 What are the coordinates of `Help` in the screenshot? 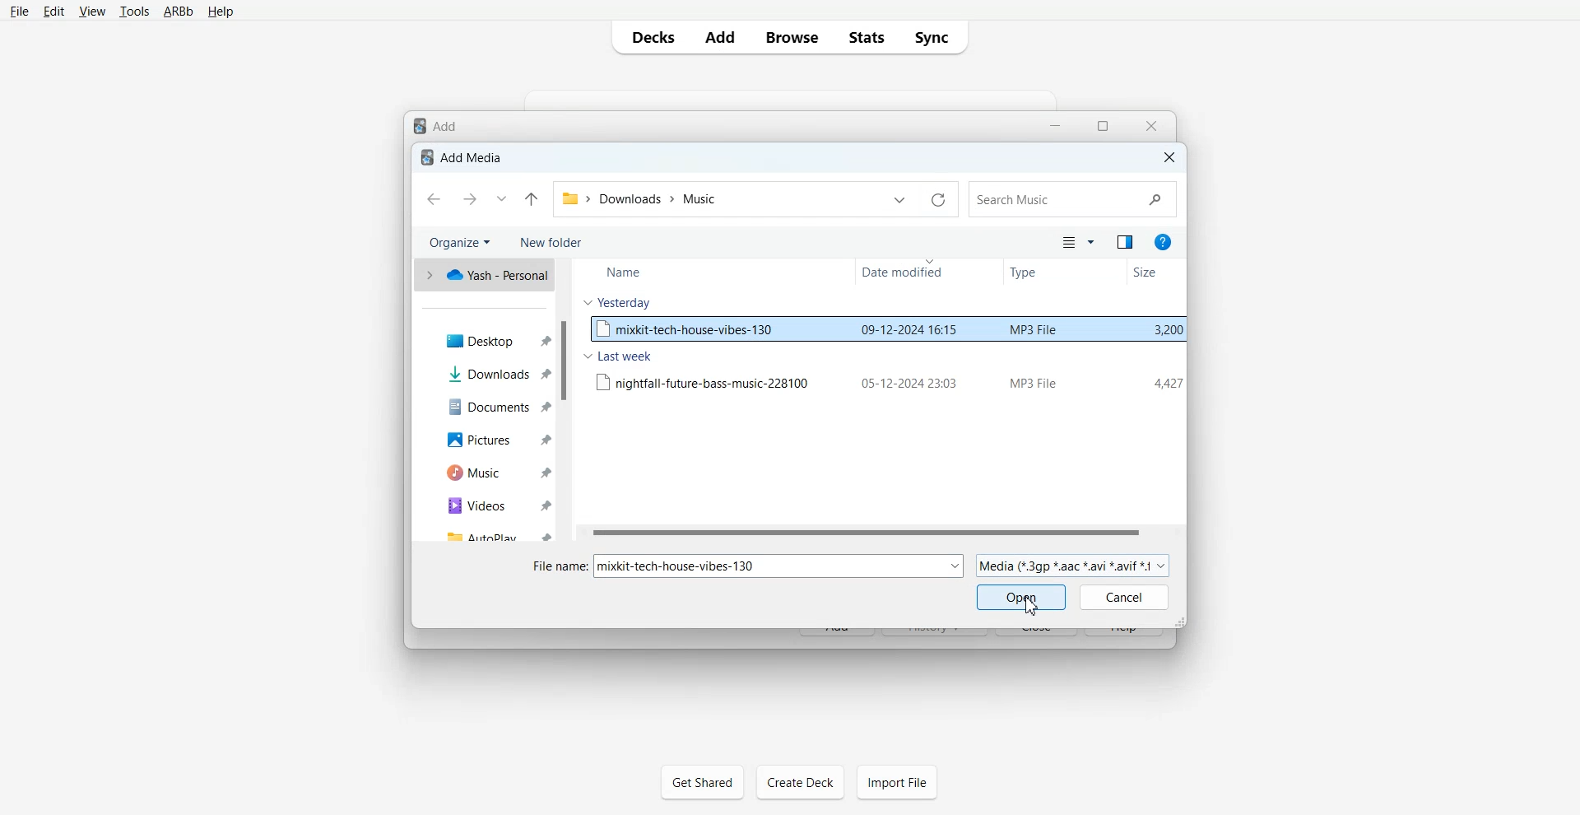 It's located at (220, 11).